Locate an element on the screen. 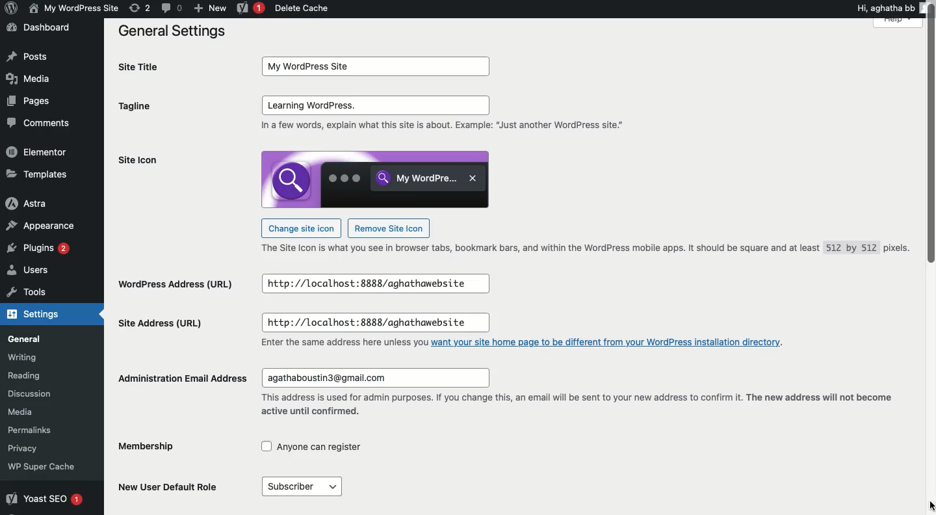 The height and width of the screenshot is (515, 936). Remove site icon is located at coordinates (389, 229).